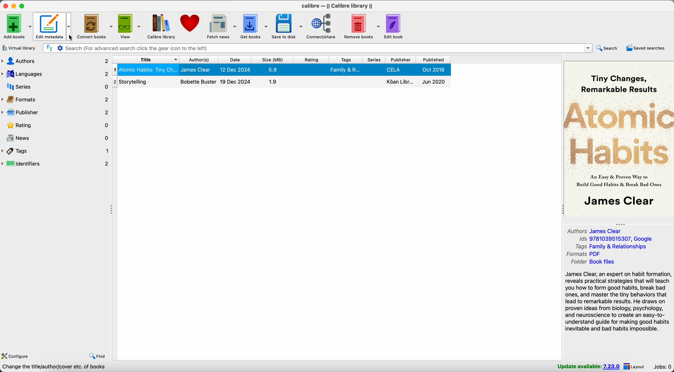  I want to click on tags, so click(345, 60).